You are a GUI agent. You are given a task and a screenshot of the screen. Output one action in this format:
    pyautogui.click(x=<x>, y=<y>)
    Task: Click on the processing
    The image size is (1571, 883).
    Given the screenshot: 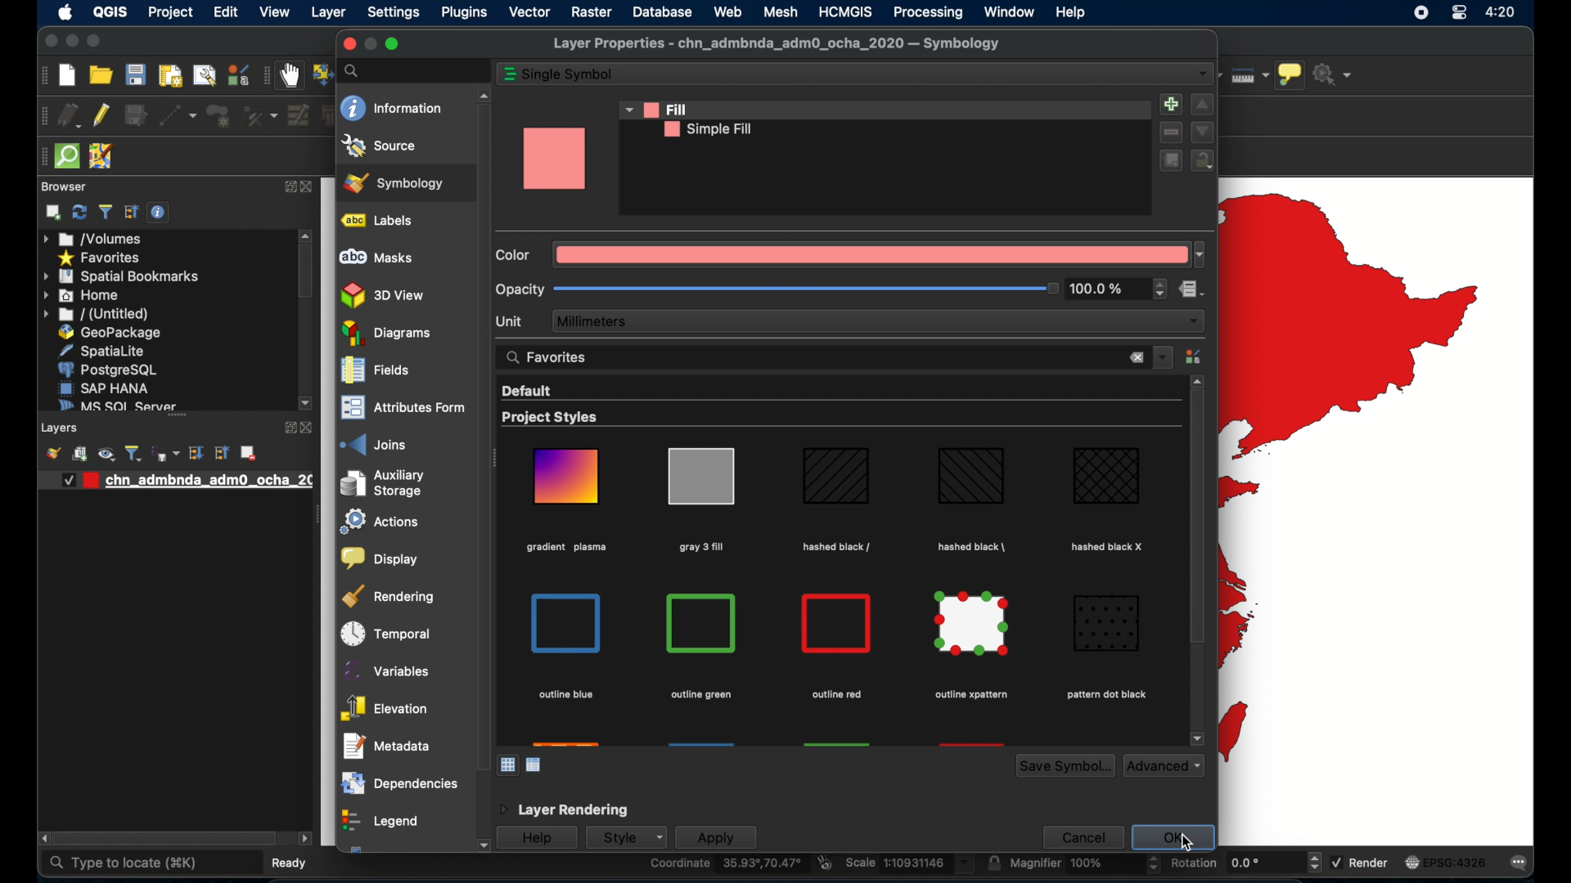 What is the action you would take?
    pyautogui.click(x=928, y=12)
    